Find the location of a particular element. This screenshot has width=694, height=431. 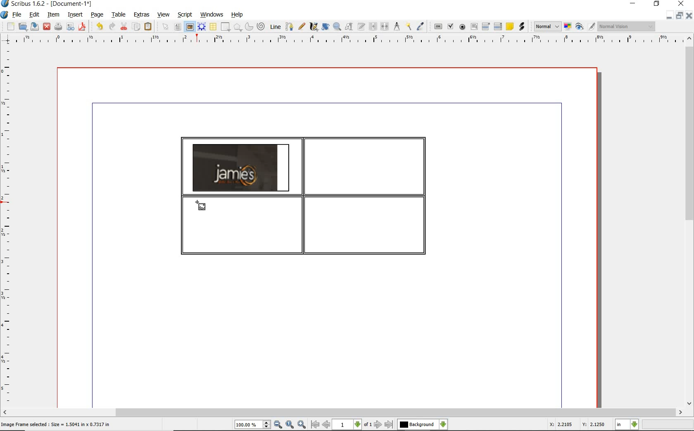

undo is located at coordinates (99, 26).